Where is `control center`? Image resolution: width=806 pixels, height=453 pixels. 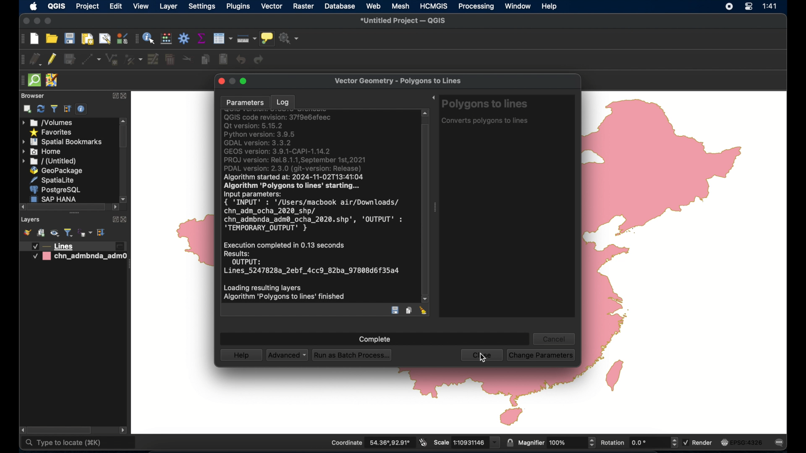 control center is located at coordinates (748, 8).